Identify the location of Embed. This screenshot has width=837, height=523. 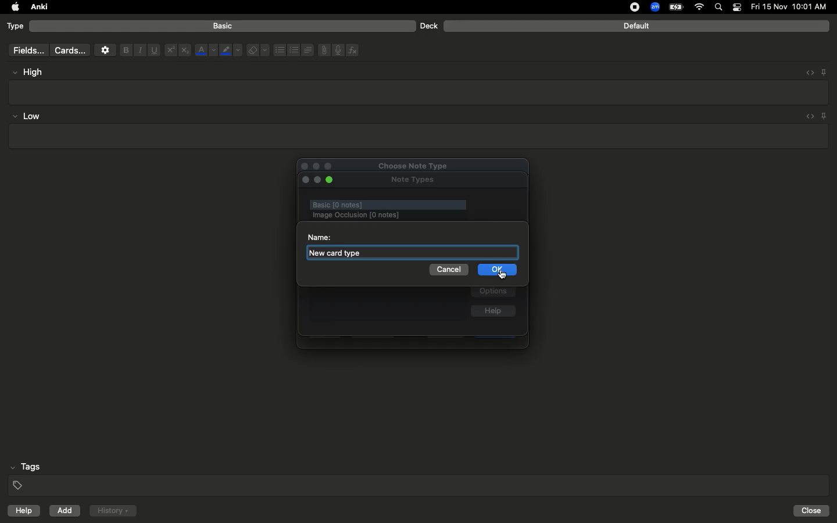
(807, 117).